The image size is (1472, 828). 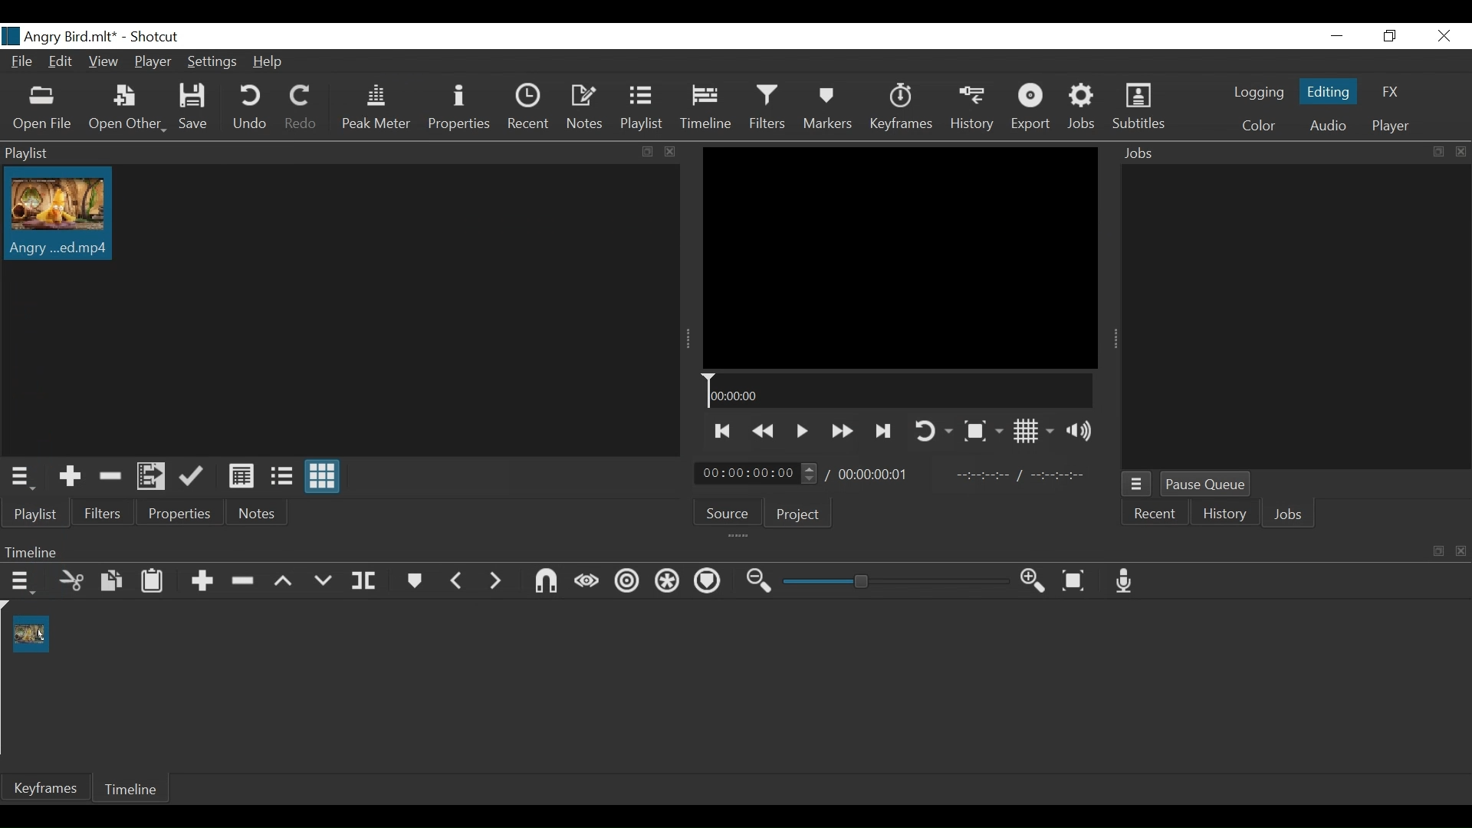 I want to click on Split Playhead, so click(x=363, y=581).